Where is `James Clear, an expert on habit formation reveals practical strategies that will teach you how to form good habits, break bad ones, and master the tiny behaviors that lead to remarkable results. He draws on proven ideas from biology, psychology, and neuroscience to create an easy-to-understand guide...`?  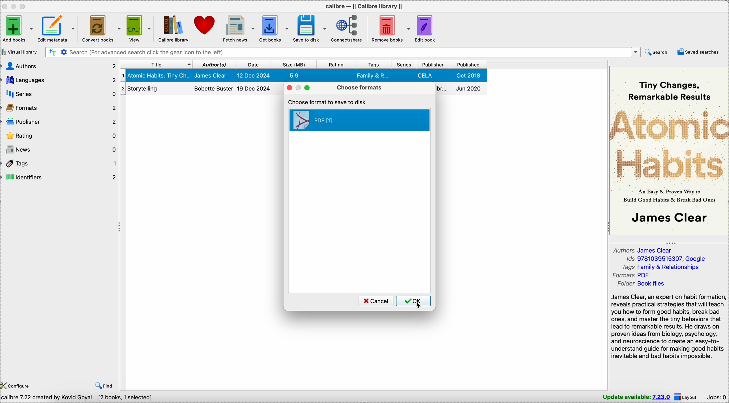 James Clear, an expert on habit formation reveals practical strategies that will teach you how to form good habits, break bad ones, and master the tiny behaviors that lead to remarkable results. He draws on proven ideas from biology, psychology, and neuroscience to create an easy-to-understand guide... is located at coordinates (668, 327).